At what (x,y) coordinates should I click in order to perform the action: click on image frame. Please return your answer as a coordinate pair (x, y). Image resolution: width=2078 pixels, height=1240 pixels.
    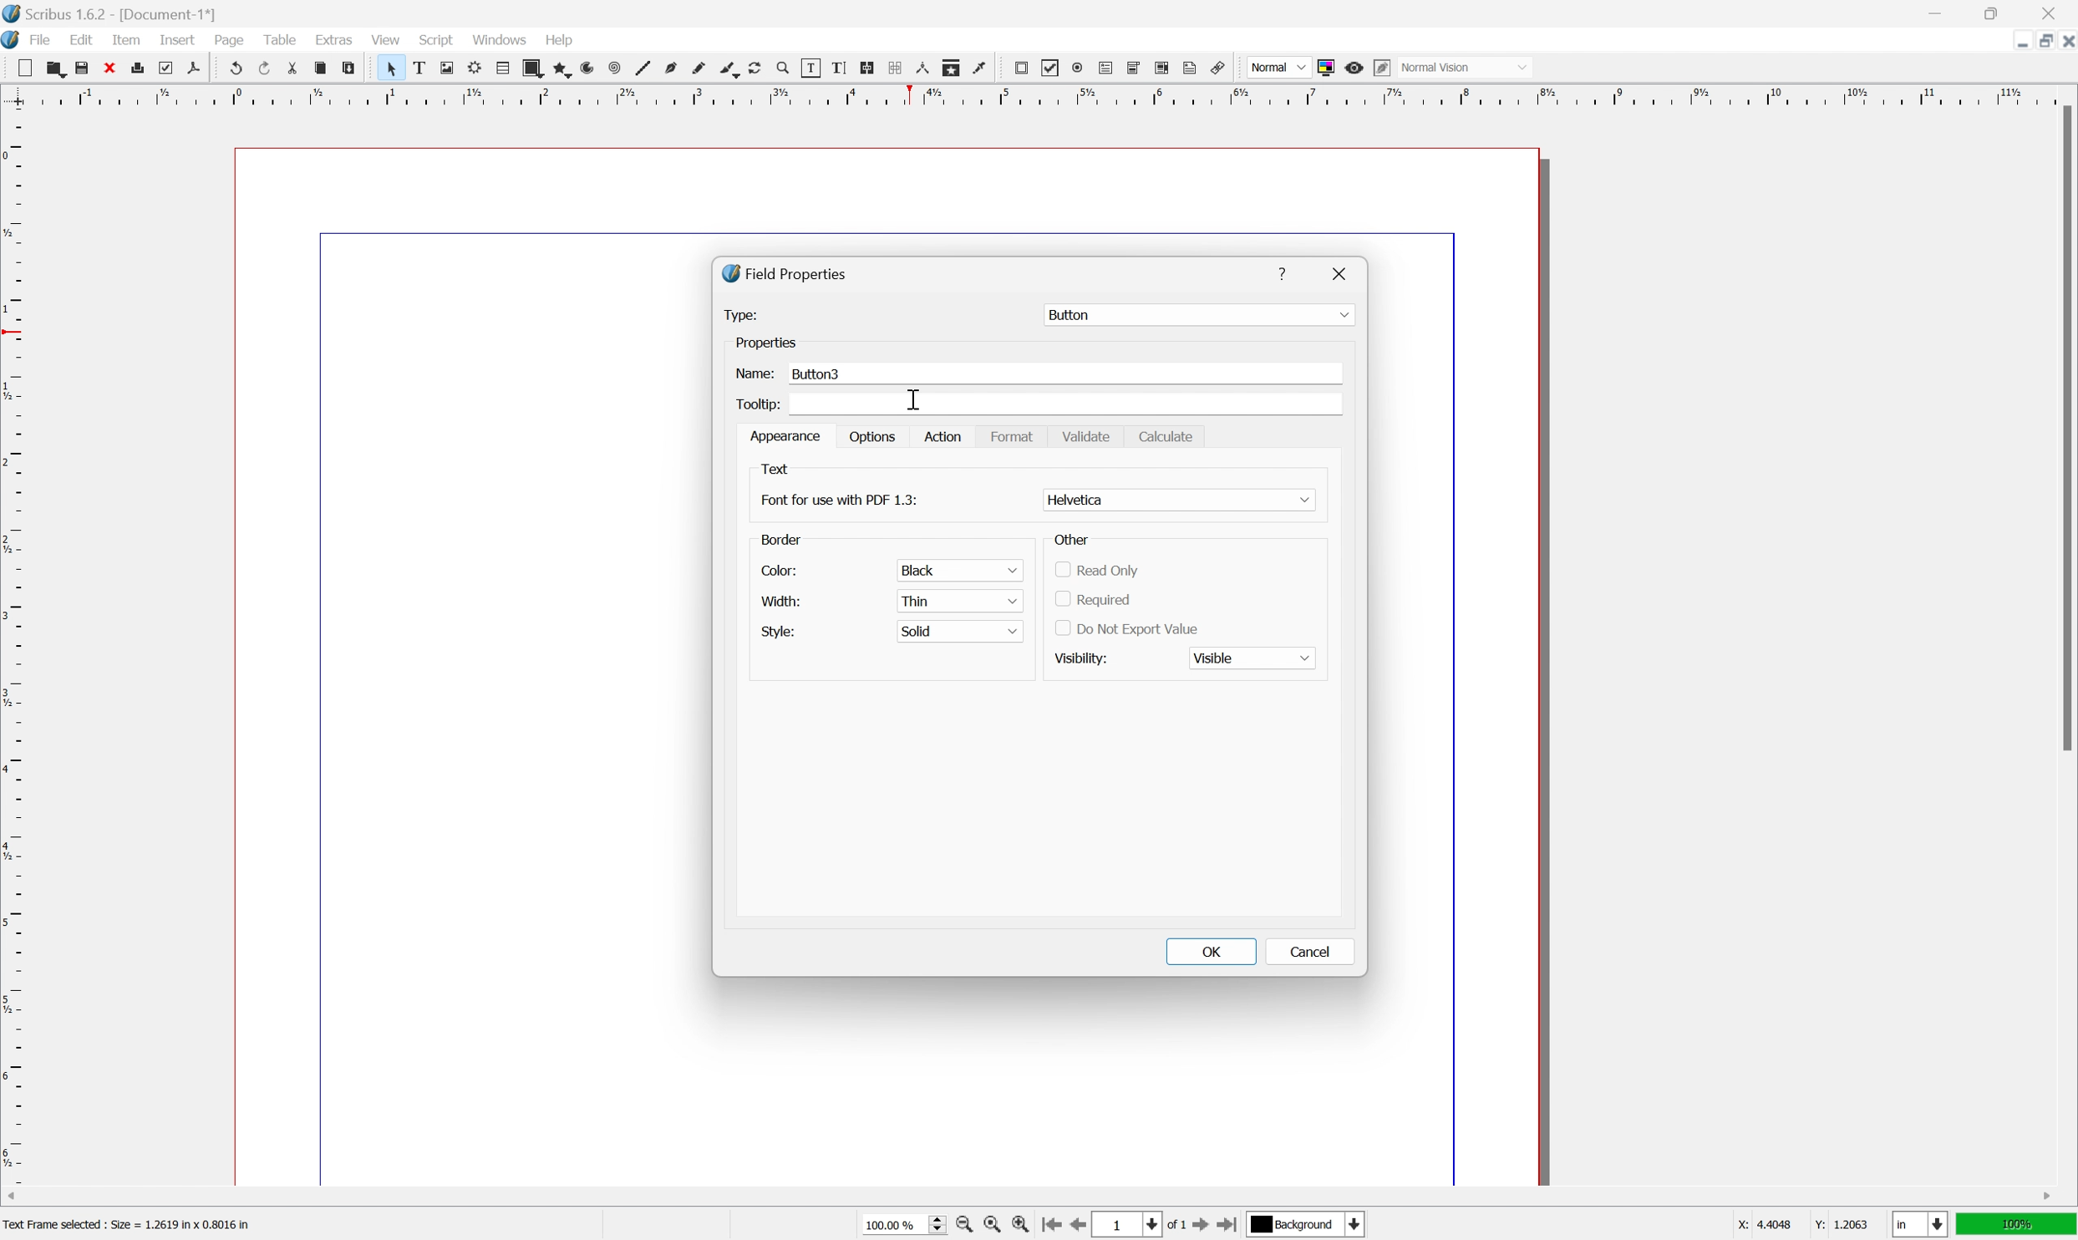
    Looking at the image, I should click on (448, 68).